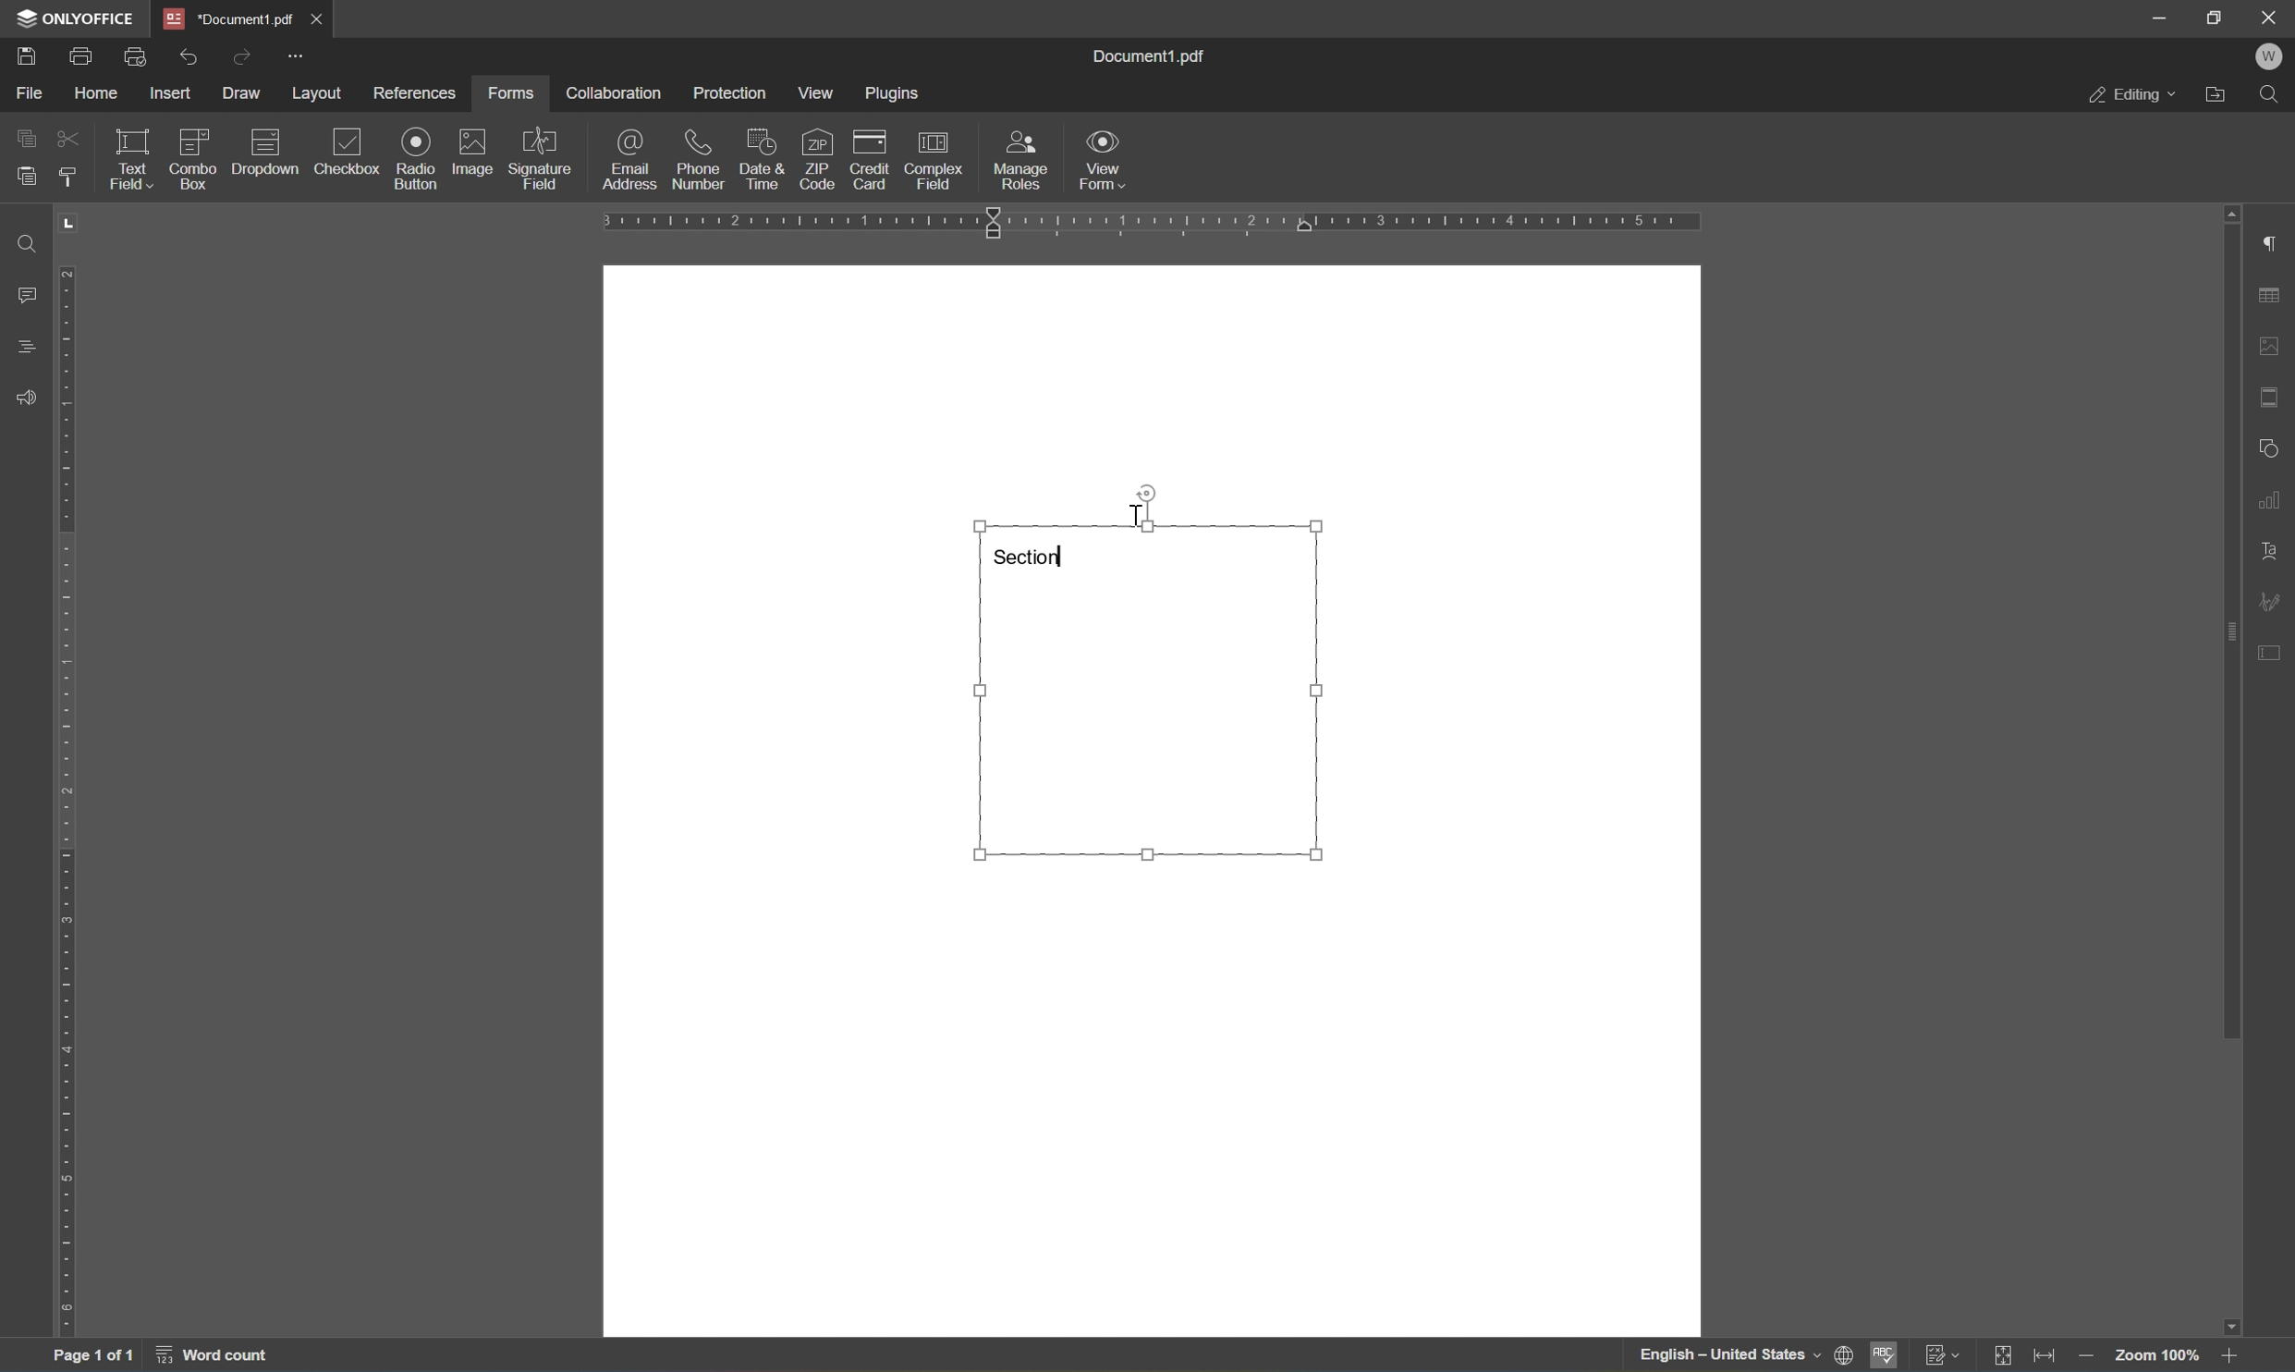 This screenshot has width=2295, height=1372. What do you see at coordinates (299, 55) in the screenshot?
I see `customize quick access toolbar` at bounding box center [299, 55].